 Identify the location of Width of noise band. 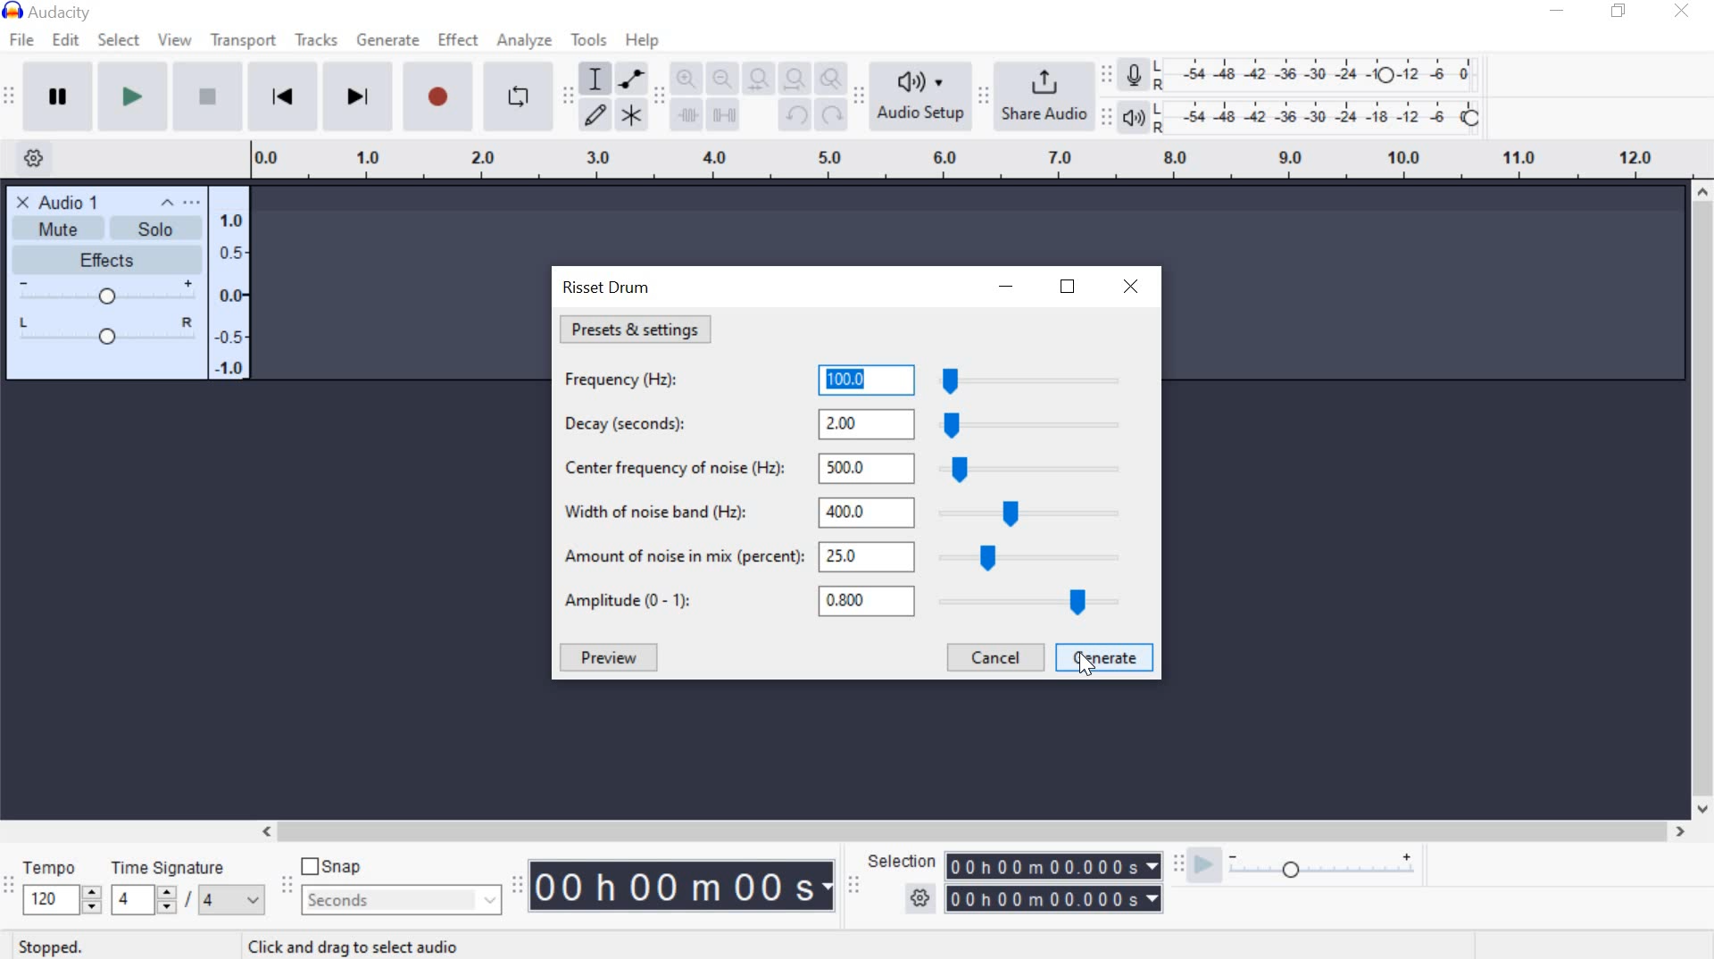
(855, 511).